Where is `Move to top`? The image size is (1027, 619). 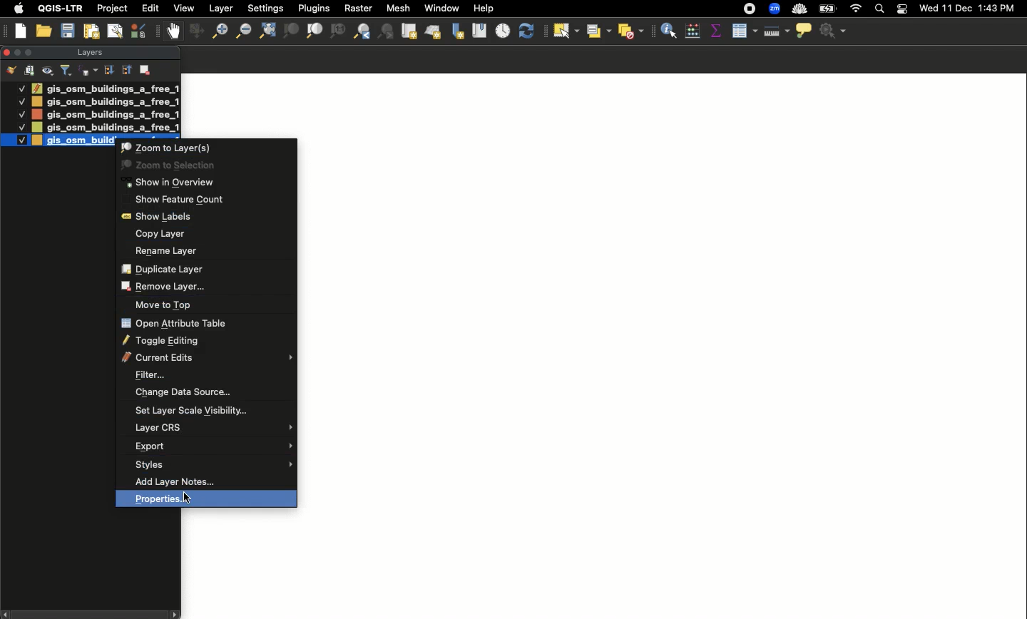
Move to top is located at coordinates (204, 305).